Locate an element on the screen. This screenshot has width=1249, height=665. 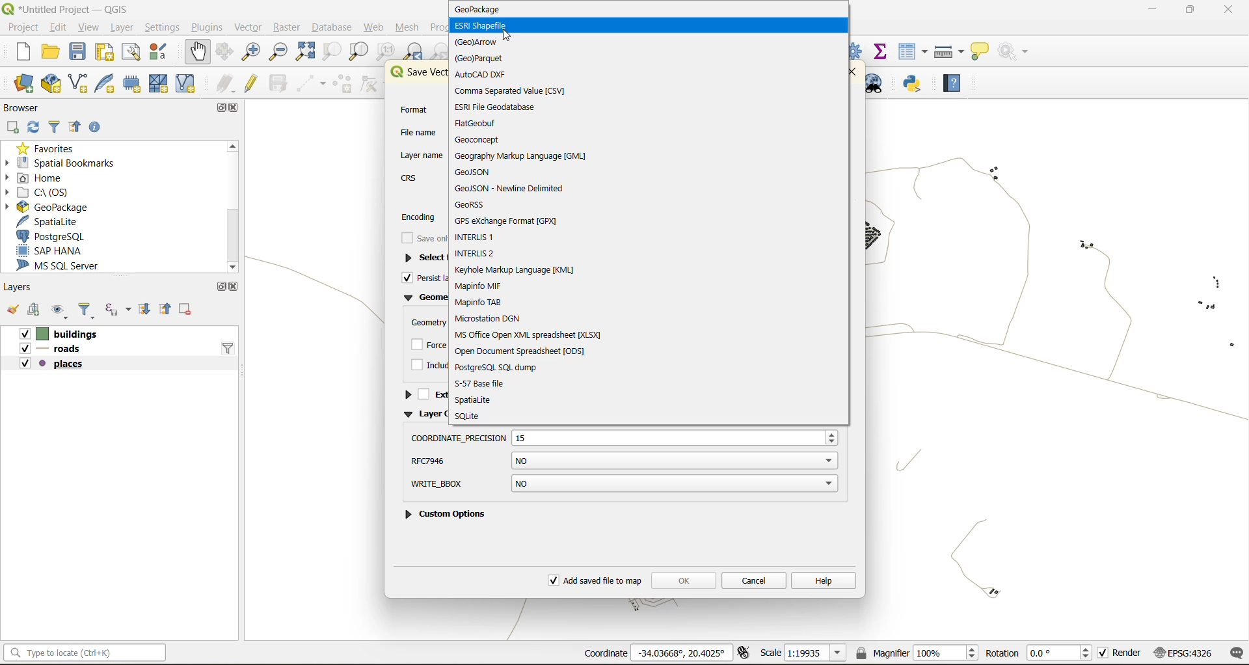
add saved file to map is located at coordinates (593, 578).